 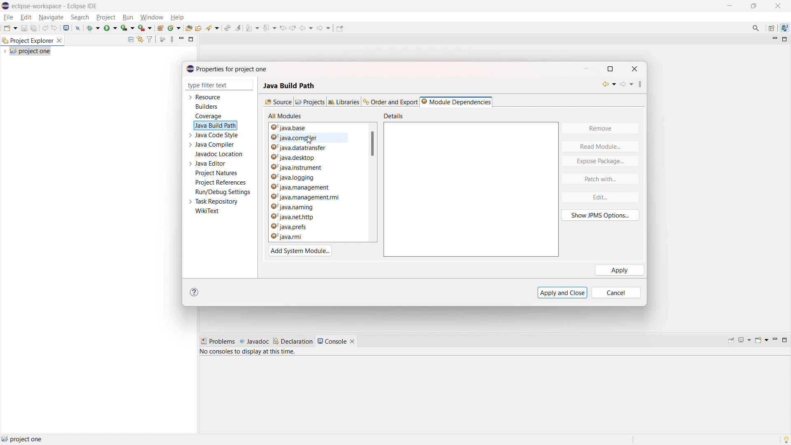 I want to click on console, so click(x=332, y=341).